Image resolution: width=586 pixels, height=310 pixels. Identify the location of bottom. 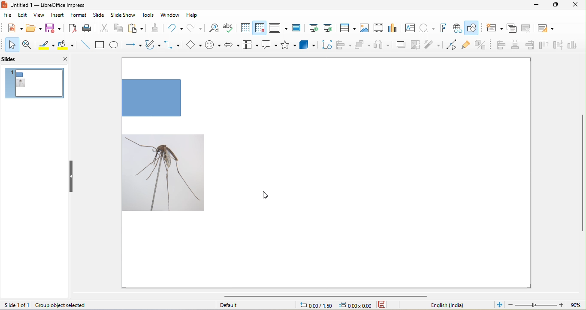
(574, 47).